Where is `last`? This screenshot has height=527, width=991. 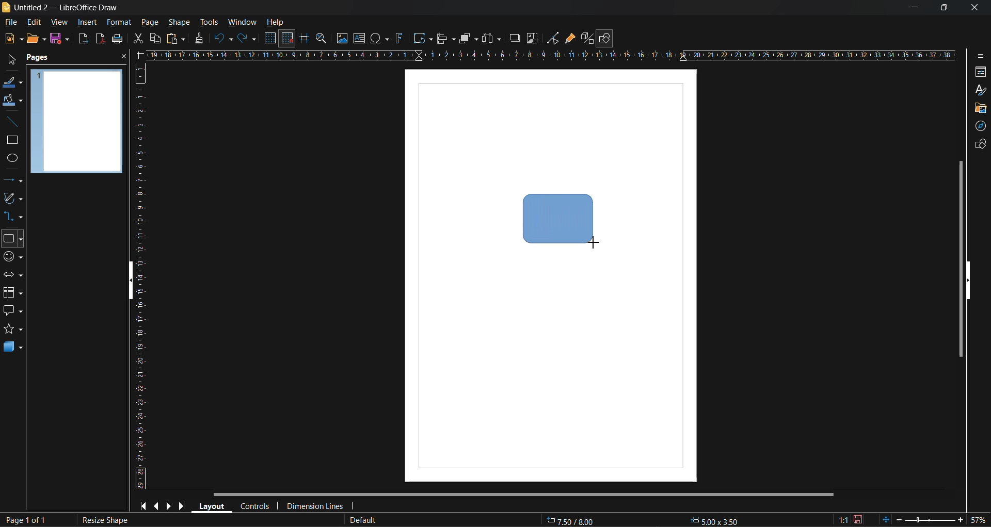
last is located at coordinates (183, 504).